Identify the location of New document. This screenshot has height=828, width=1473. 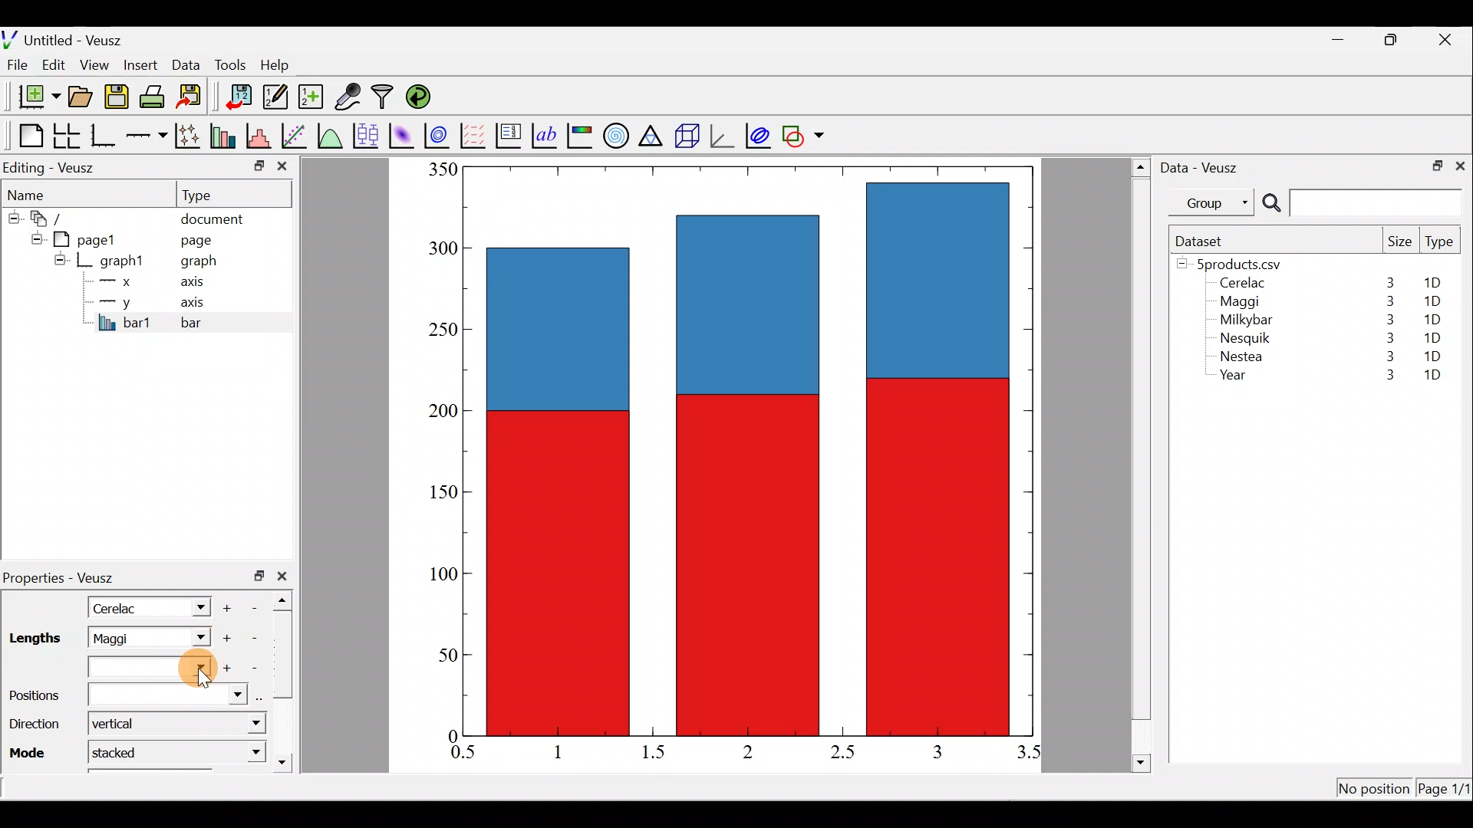
(33, 97).